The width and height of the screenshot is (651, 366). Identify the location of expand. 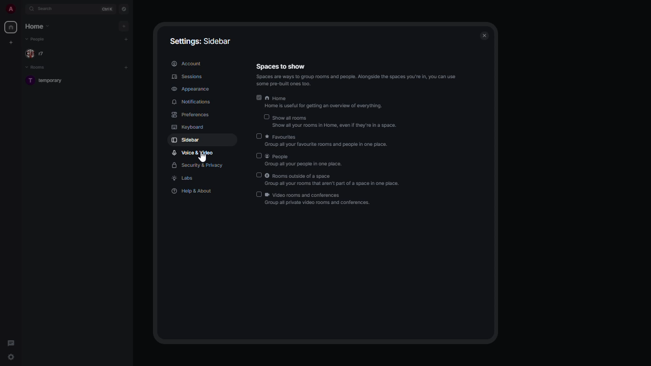
(21, 10).